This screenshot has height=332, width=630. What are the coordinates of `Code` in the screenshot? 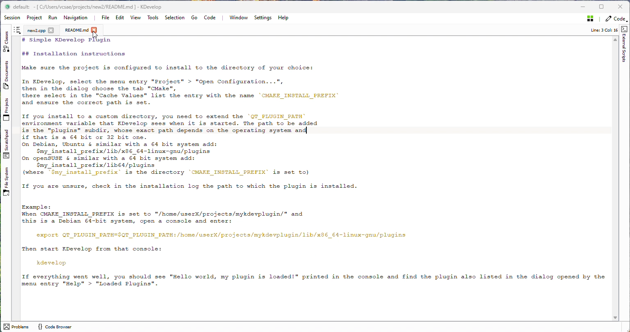 It's located at (616, 20).